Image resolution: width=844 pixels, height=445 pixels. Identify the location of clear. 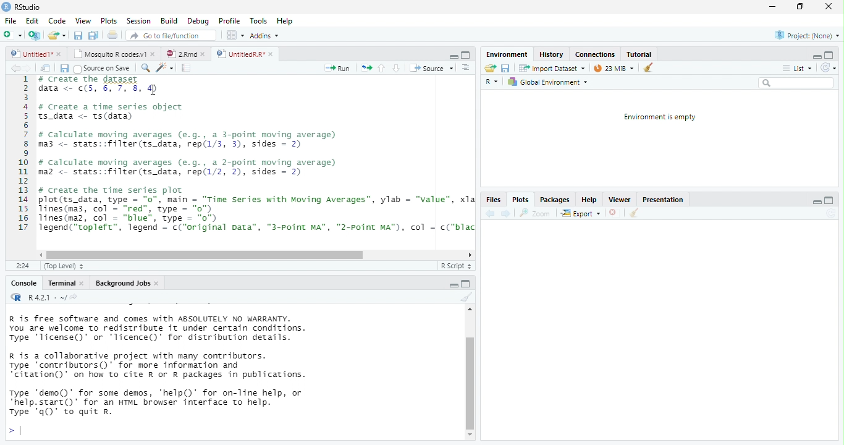
(465, 297).